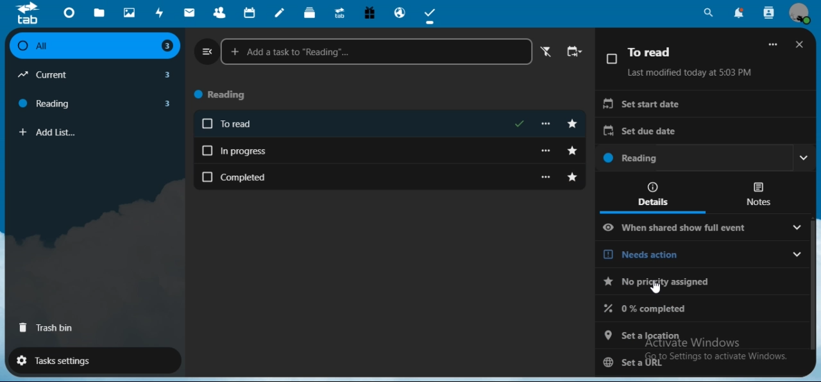 This screenshot has width=821, height=382. Describe the element at coordinates (190, 13) in the screenshot. I see `mail` at that location.